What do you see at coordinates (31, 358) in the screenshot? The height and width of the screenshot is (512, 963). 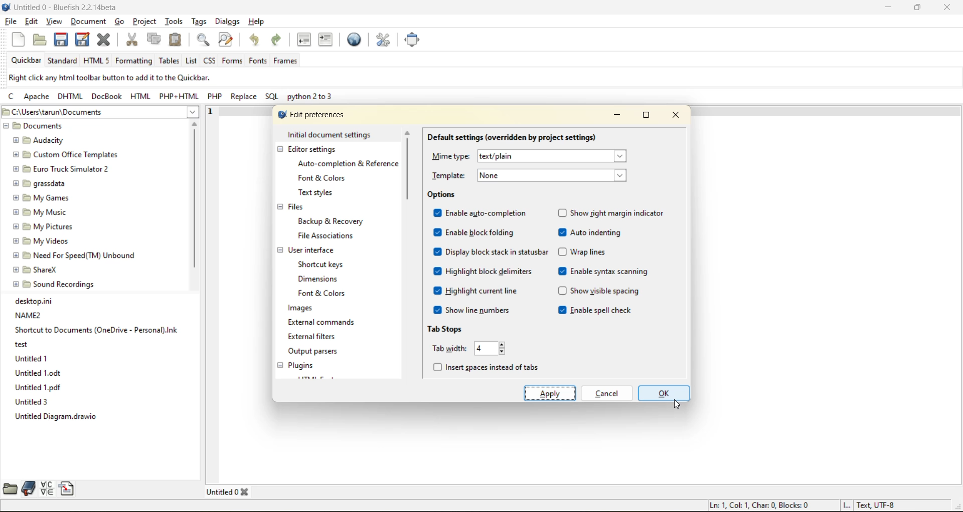 I see `Untitled 1` at bounding box center [31, 358].